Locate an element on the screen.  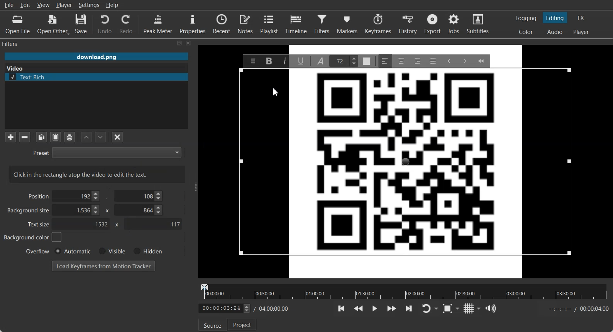
Text Size Y- Coordinate is located at coordinates (153, 224).